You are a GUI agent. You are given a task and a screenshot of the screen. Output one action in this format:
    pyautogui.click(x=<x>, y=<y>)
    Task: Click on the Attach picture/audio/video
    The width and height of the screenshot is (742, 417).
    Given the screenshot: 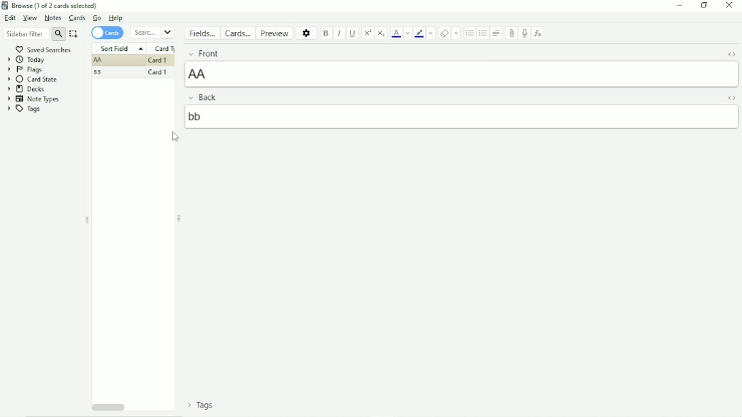 What is the action you would take?
    pyautogui.click(x=512, y=33)
    